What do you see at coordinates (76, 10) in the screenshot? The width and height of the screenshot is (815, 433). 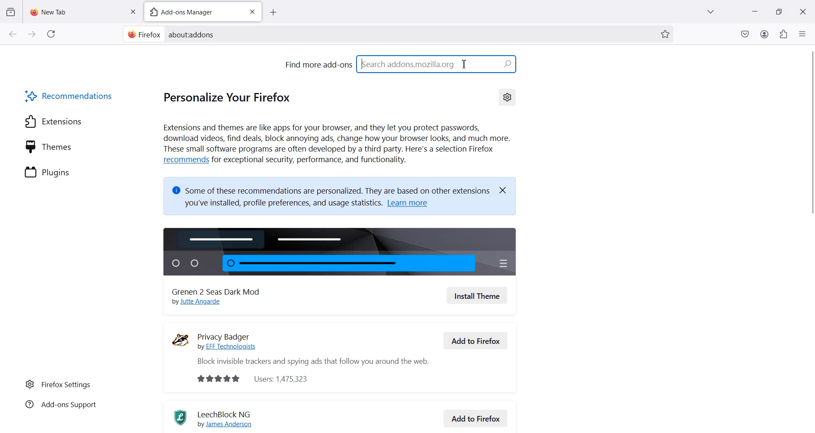 I see `New Tab` at bounding box center [76, 10].